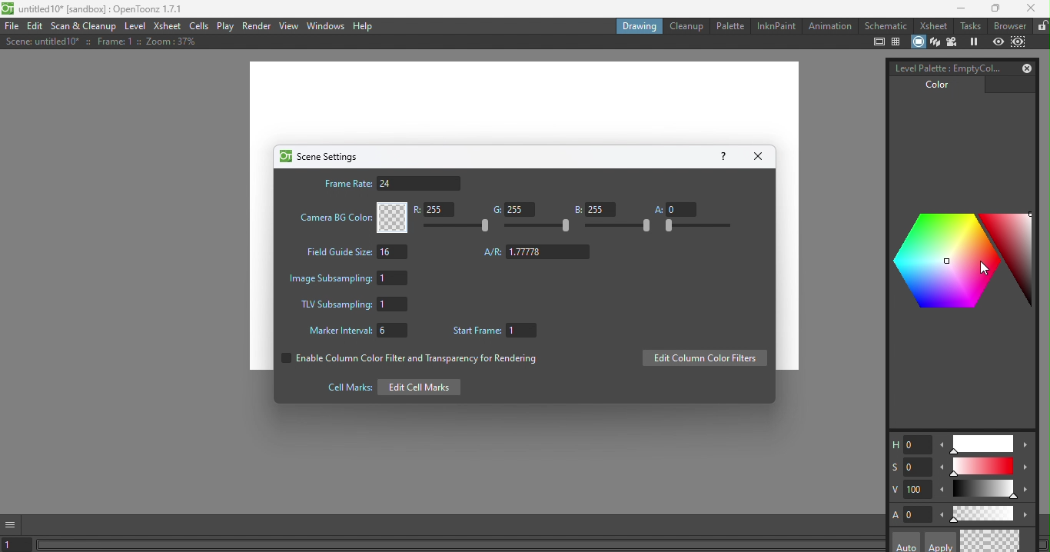 The width and height of the screenshot is (1050, 552). I want to click on Help, so click(723, 155).